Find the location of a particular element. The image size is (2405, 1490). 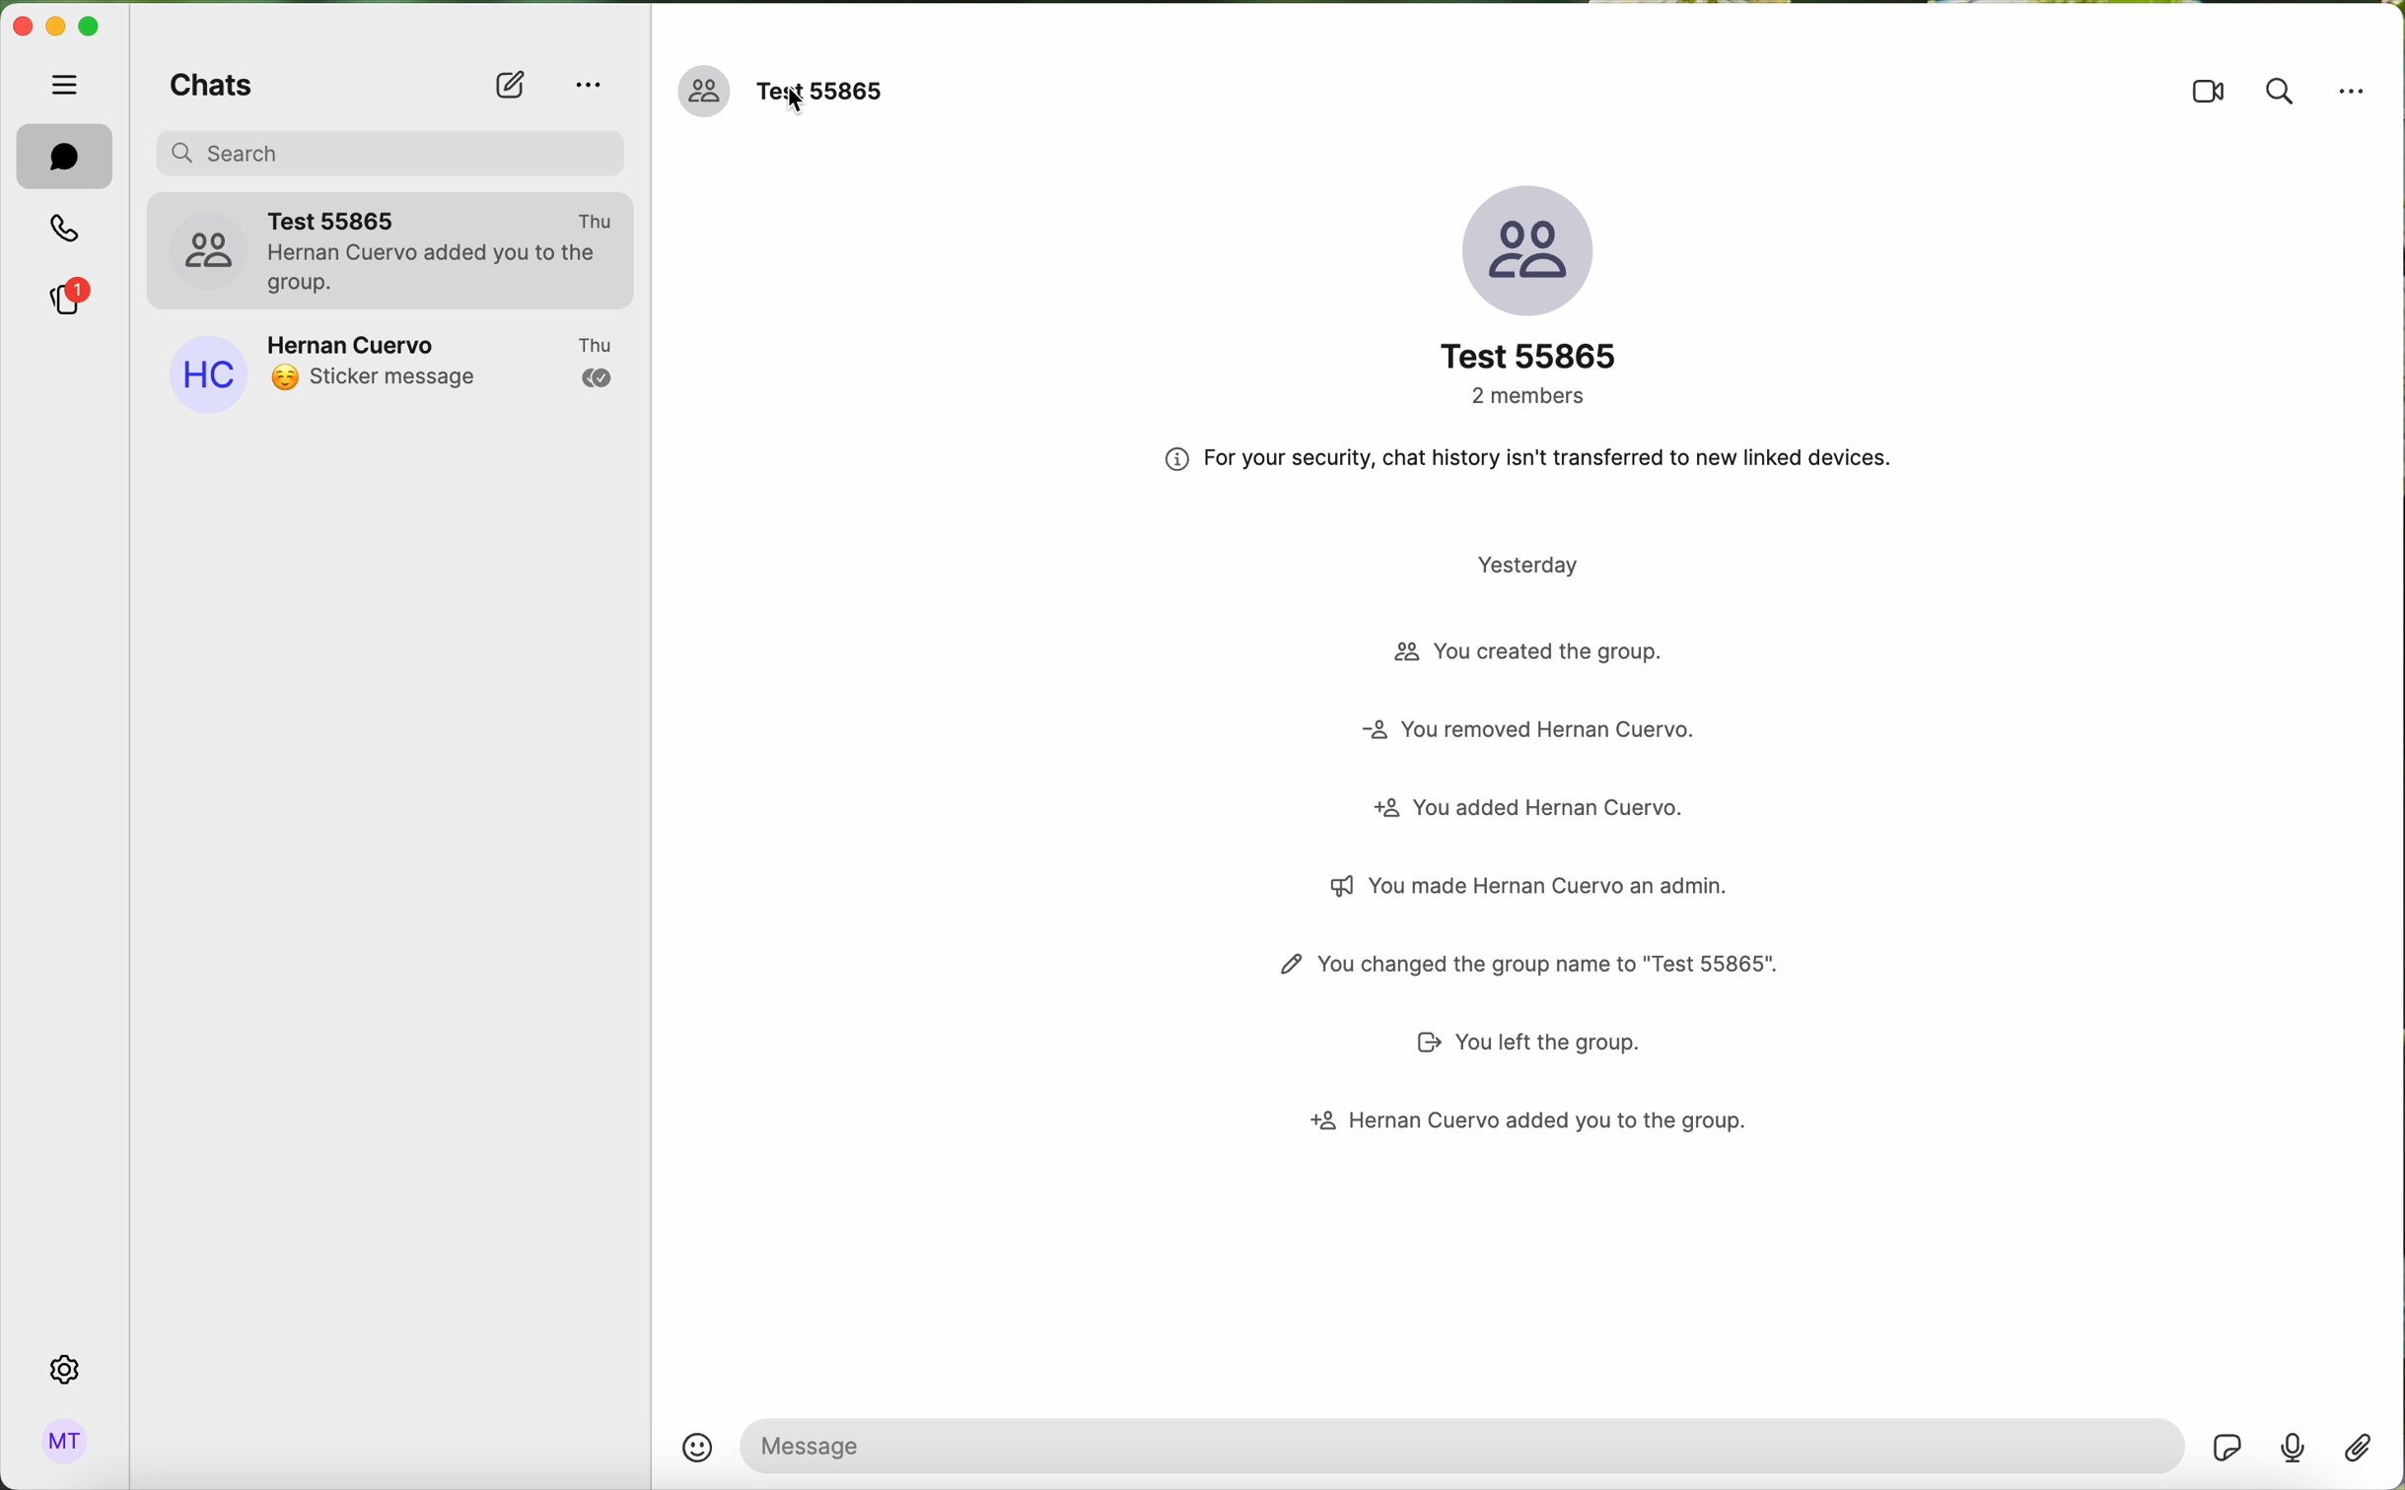

safety message is located at coordinates (1531, 456).